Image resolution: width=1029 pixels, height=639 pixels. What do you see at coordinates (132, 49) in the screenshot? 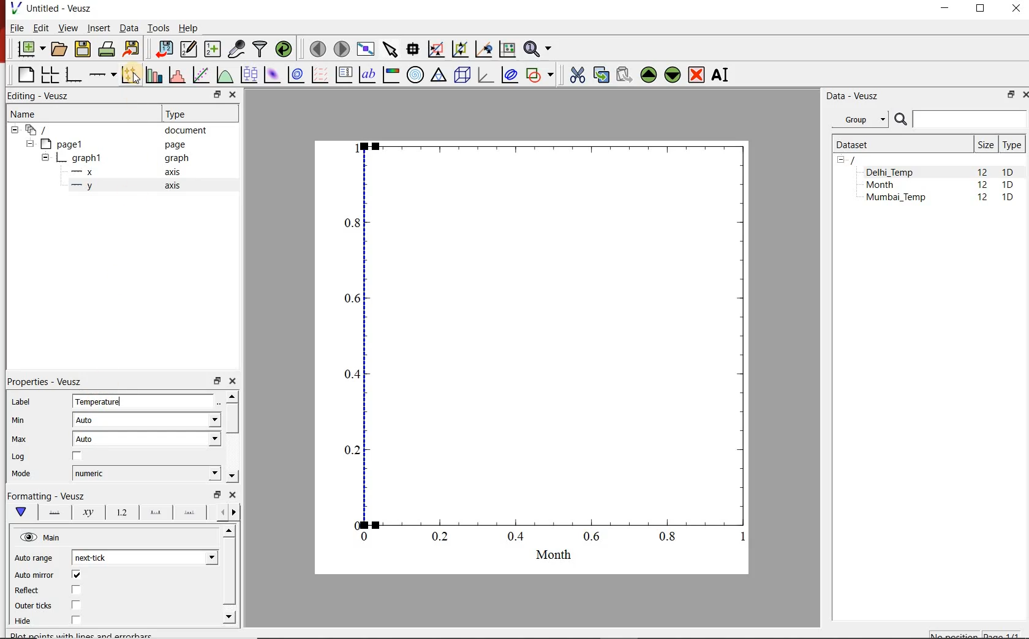
I see `export to graphics format` at bounding box center [132, 49].